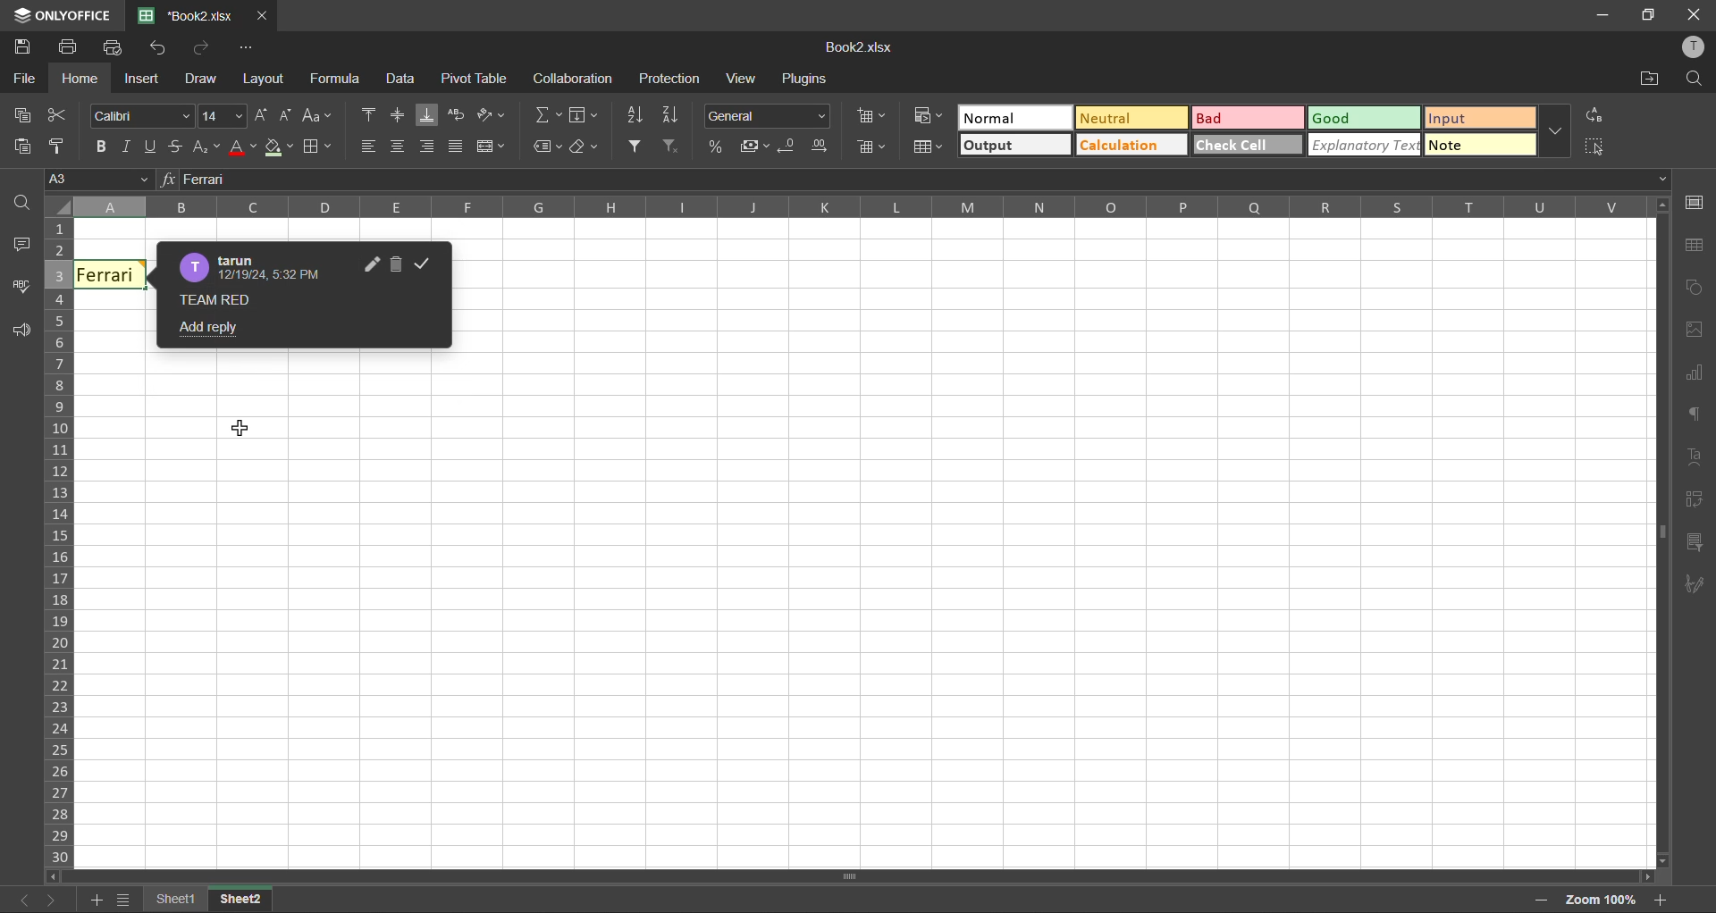  What do you see at coordinates (825, 148) in the screenshot?
I see `increase decimal` at bounding box center [825, 148].